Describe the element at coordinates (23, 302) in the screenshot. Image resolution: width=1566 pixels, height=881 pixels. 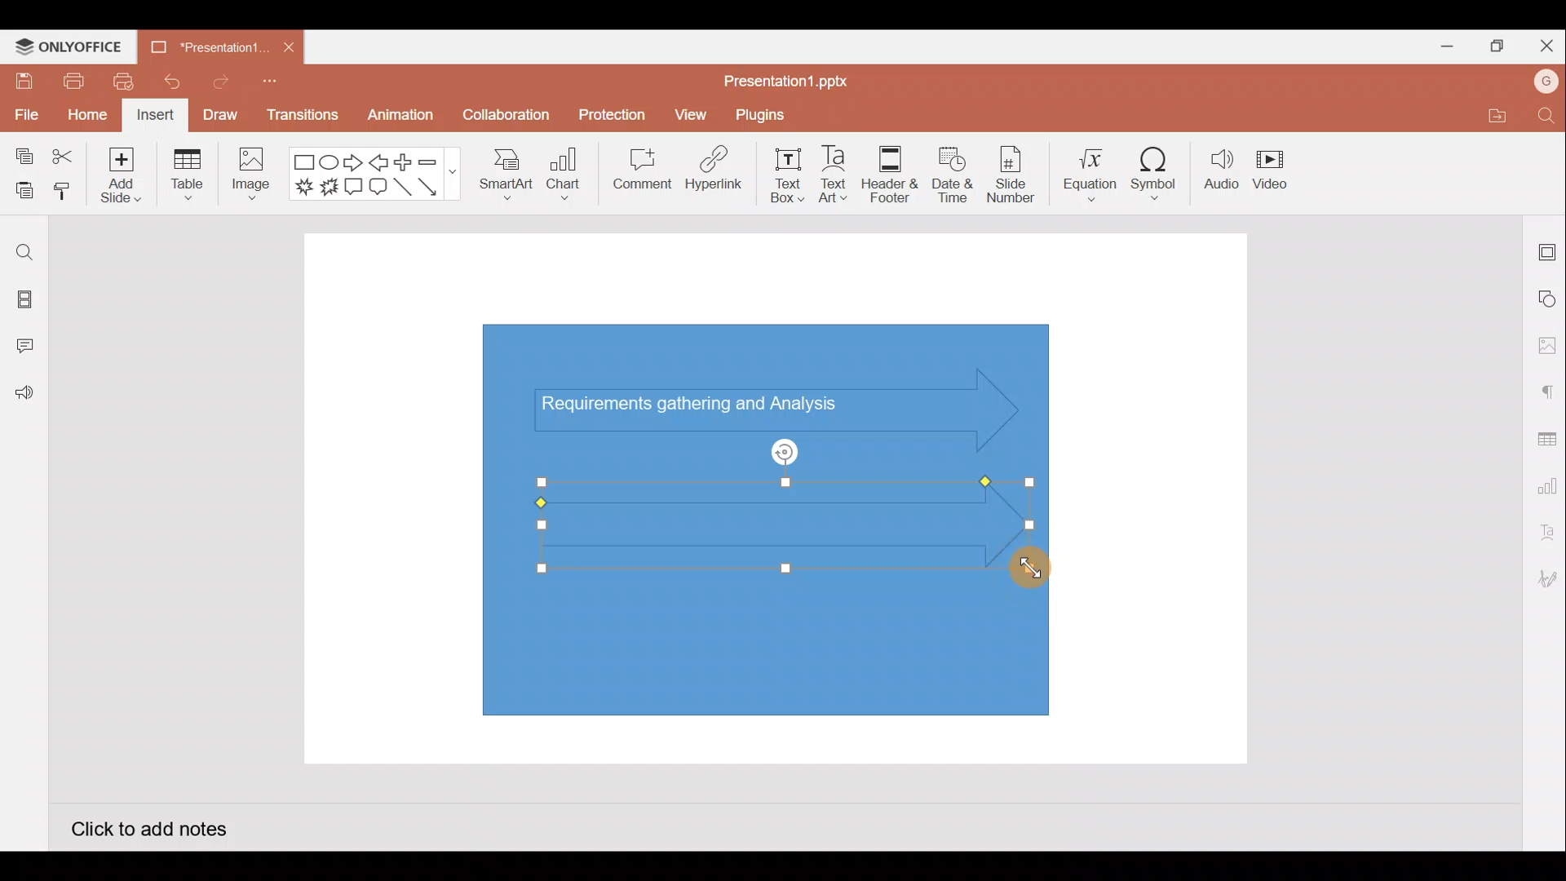
I see `Slides` at that location.